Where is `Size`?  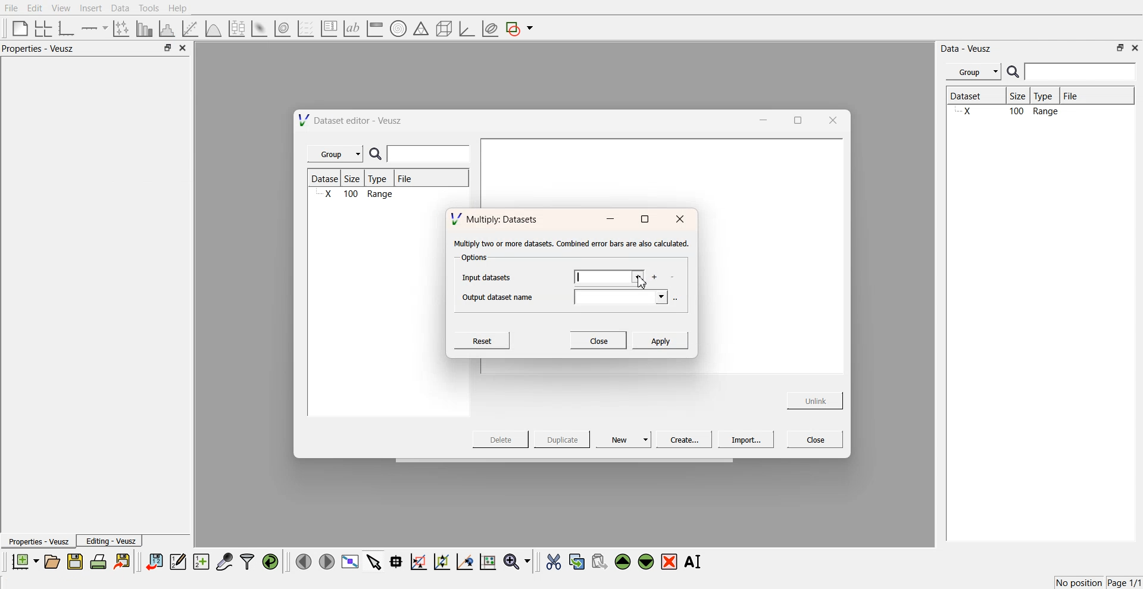
Size is located at coordinates (356, 179).